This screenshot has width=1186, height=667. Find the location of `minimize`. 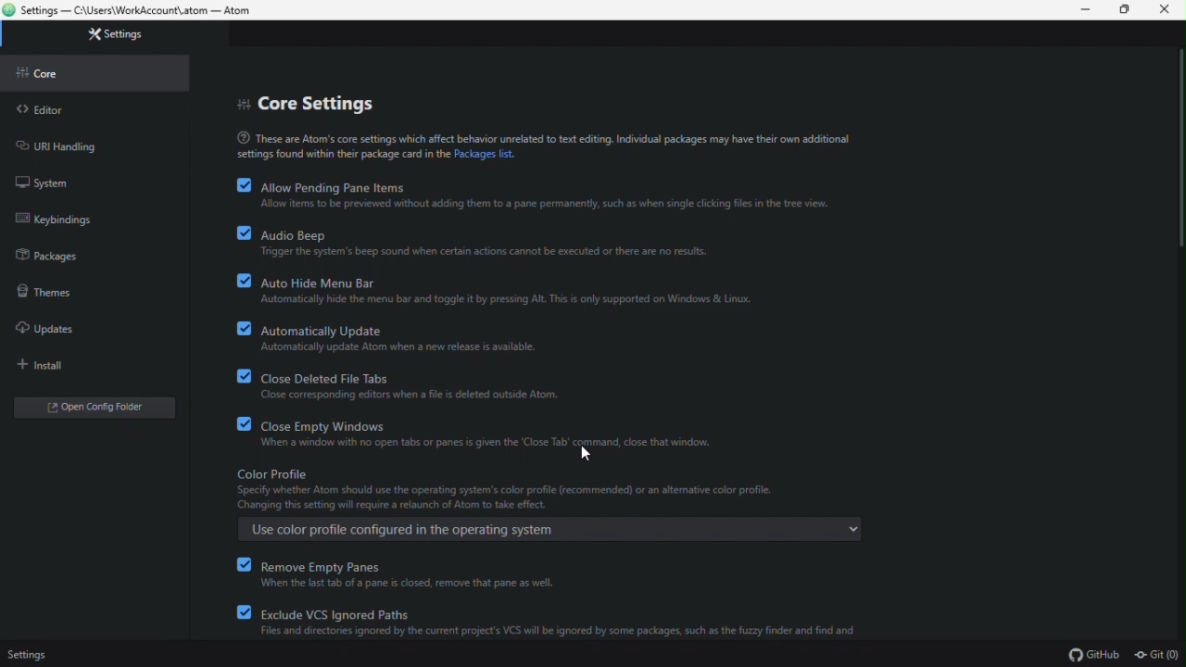

minimize is located at coordinates (1089, 10).